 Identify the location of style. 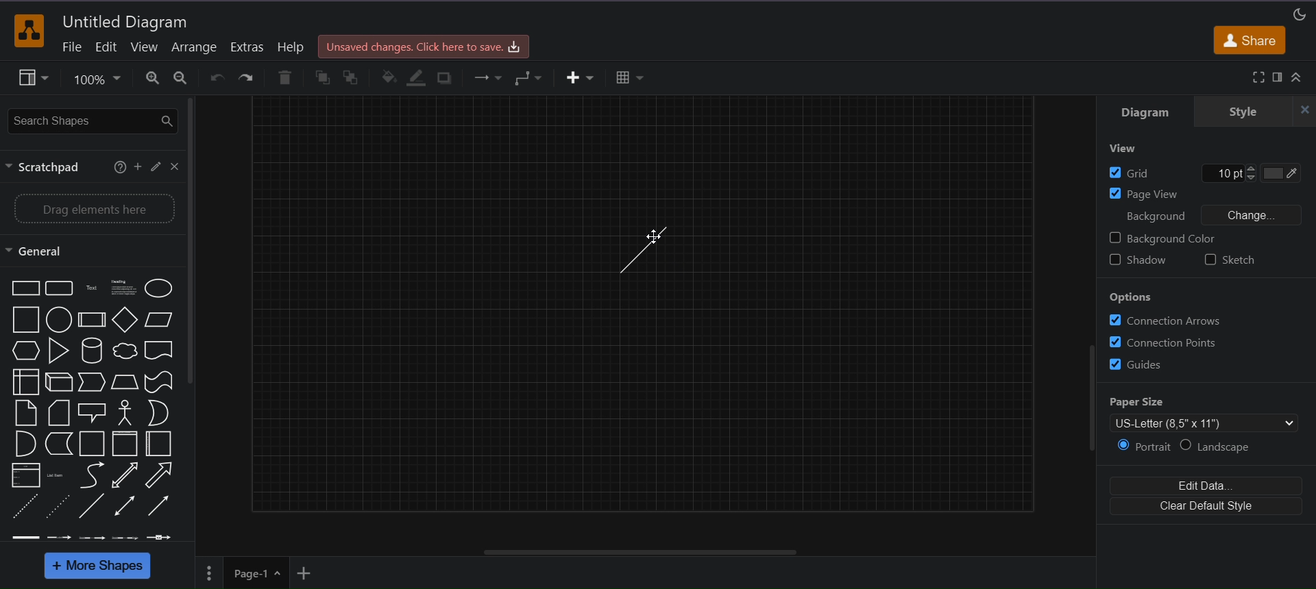
(1236, 112).